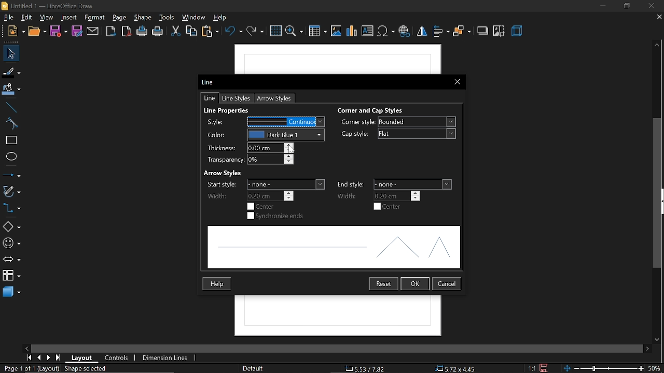 The height and width of the screenshot is (373, 664). What do you see at coordinates (222, 173) in the screenshot?
I see `Arrow Styles` at bounding box center [222, 173].